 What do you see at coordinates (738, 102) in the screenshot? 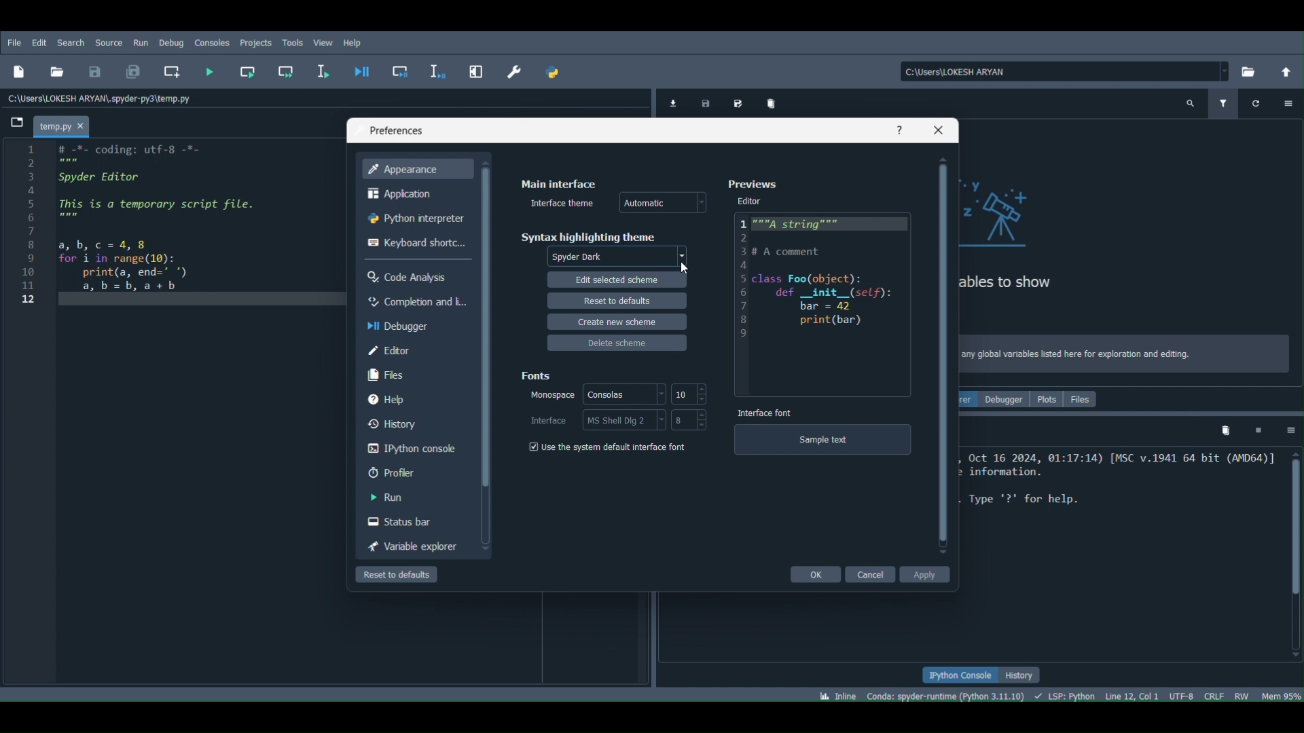
I see `Save data as` at bounding box center [738, 102].